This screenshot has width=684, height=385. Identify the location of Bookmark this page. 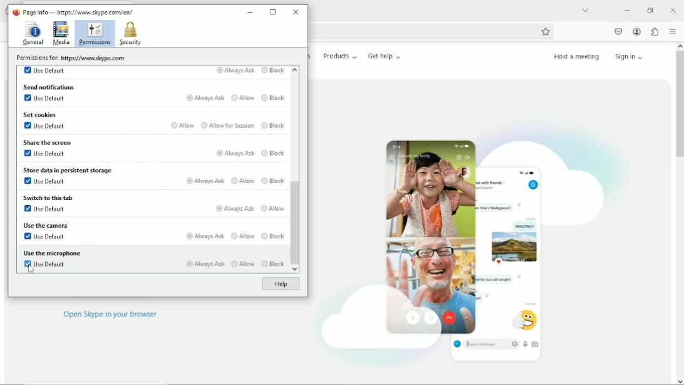
(546, 31).